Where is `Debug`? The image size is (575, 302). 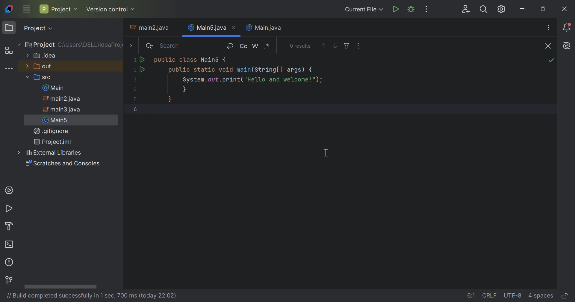
Debug is located at coordinates (412, 9).